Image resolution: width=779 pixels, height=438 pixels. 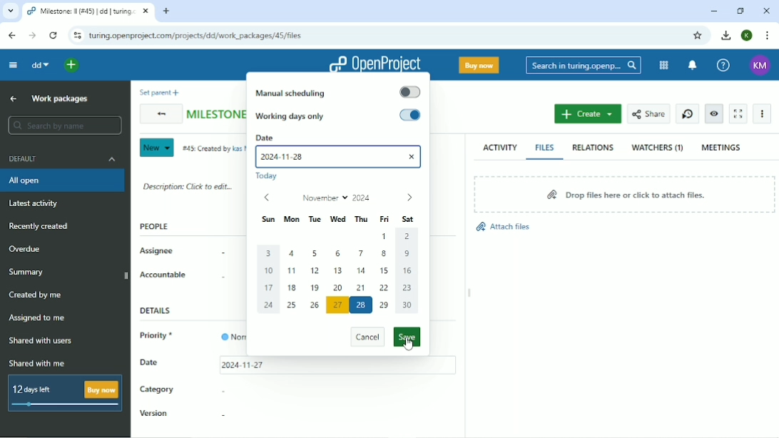 I want to click on Date, so click(x=340, y=137).